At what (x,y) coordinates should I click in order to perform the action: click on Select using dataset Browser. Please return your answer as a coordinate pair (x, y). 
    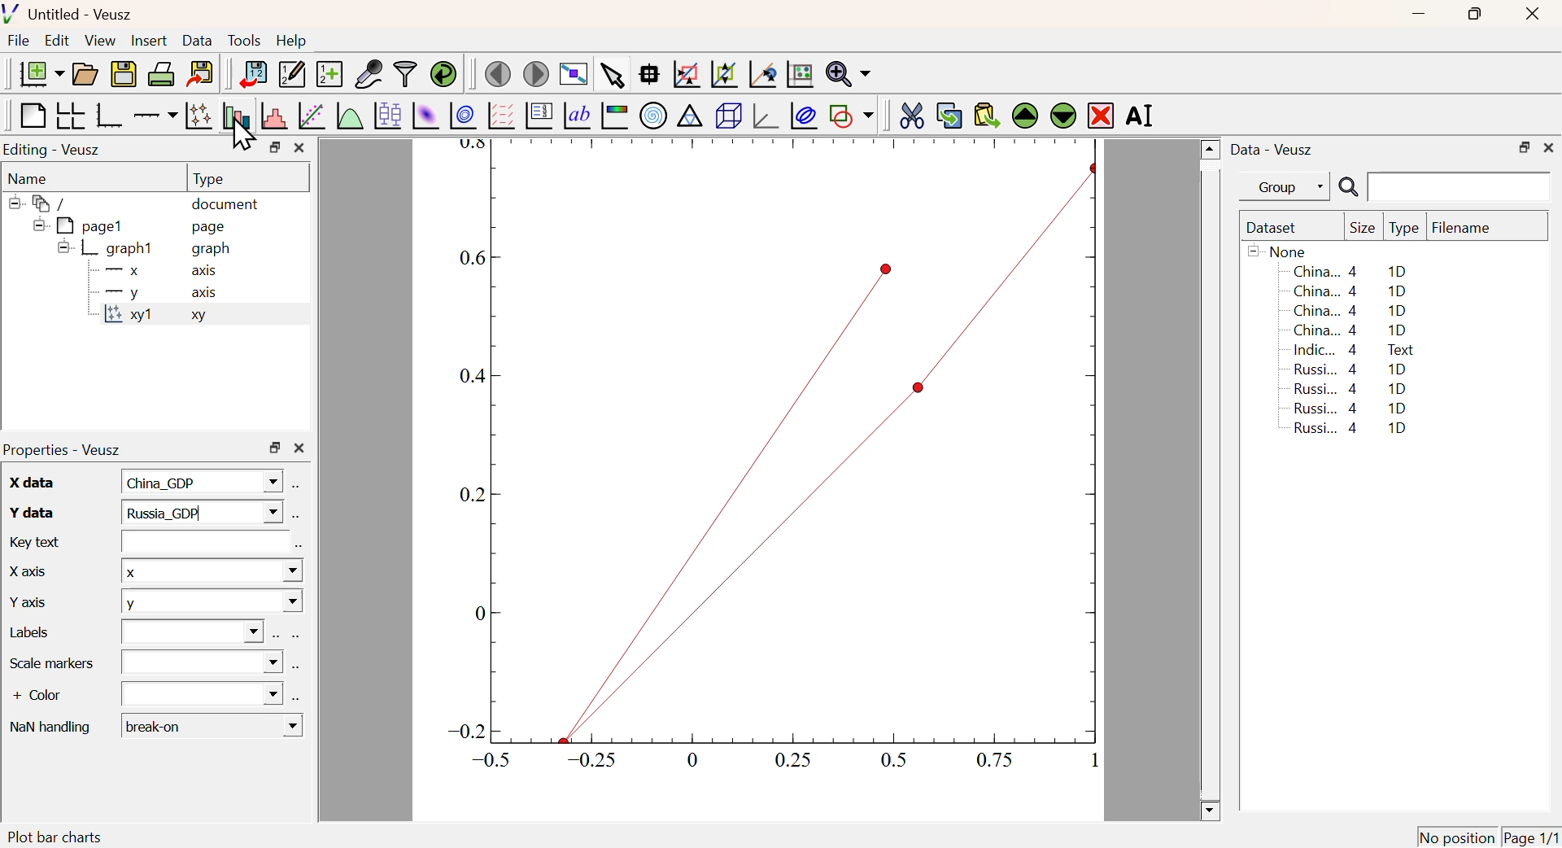
    Looking at the image, I should click on (298, 517).